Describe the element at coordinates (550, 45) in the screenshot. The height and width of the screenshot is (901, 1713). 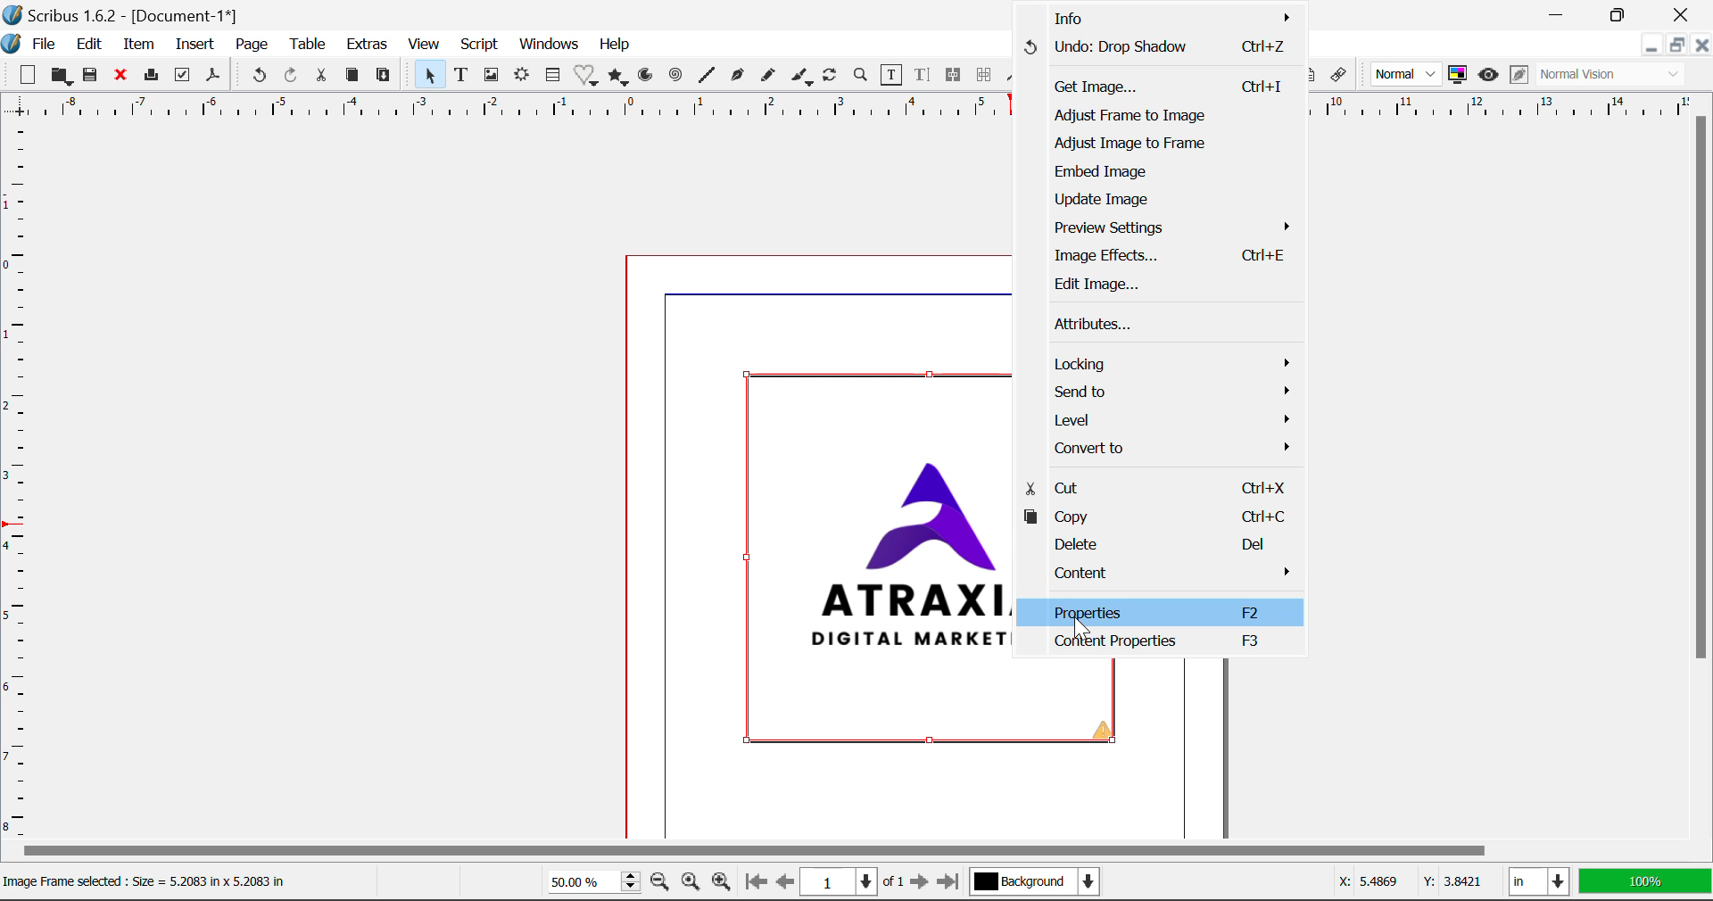
I see `Windows` at that location.